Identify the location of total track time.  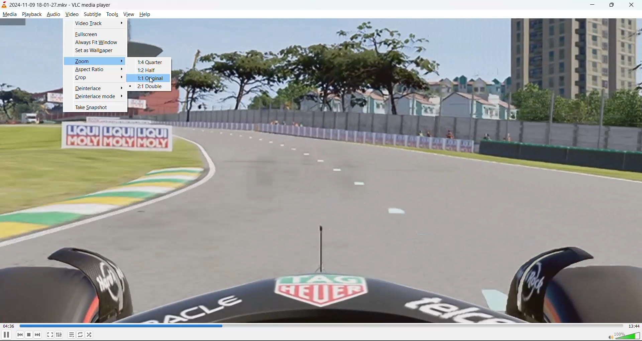
(634, 326).